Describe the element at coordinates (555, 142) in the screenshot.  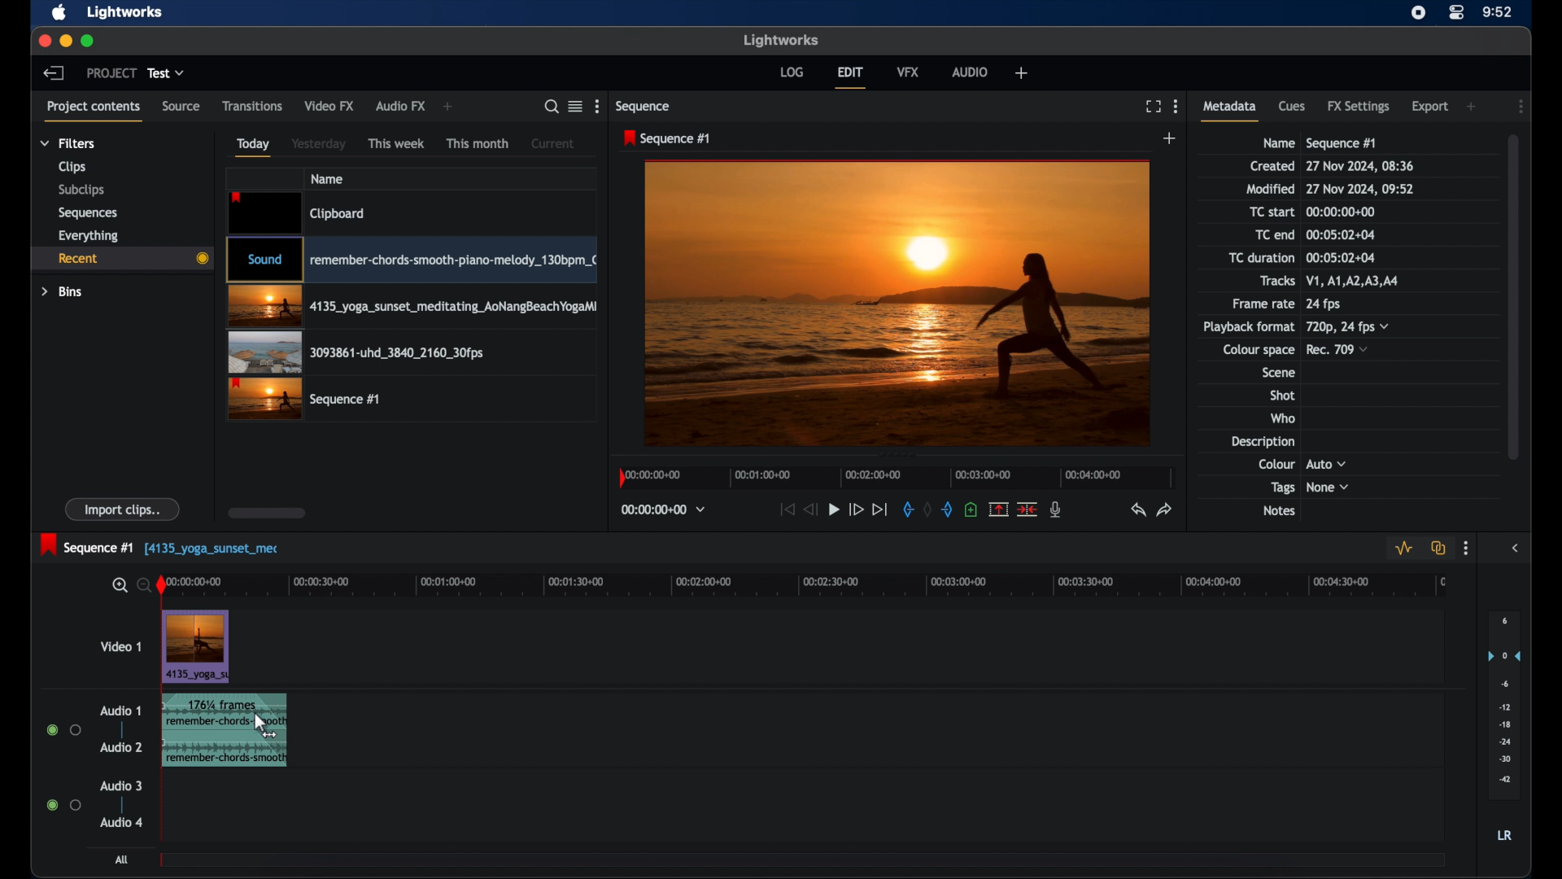
I see `current` at that location.